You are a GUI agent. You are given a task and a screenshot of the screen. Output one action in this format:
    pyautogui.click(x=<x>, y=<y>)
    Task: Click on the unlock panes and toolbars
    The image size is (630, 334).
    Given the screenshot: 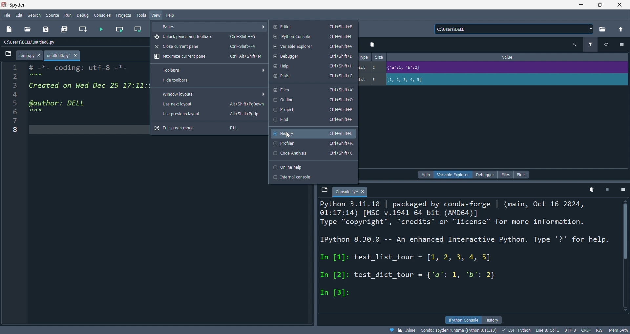 What is the action you would take?
    pyautogui.click(x=209, y=37)
    